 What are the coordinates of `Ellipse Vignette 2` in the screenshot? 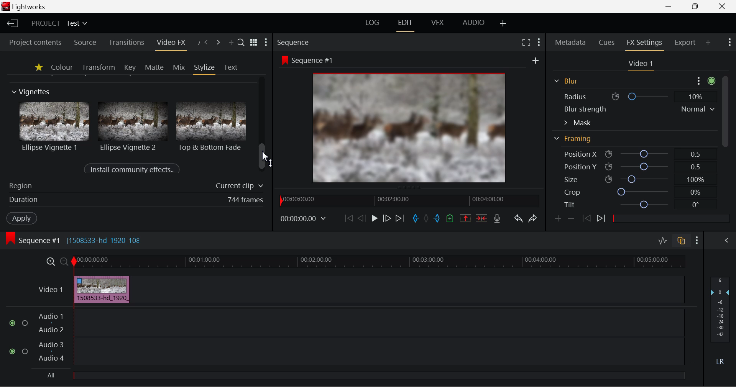 It's located at (132, 126).